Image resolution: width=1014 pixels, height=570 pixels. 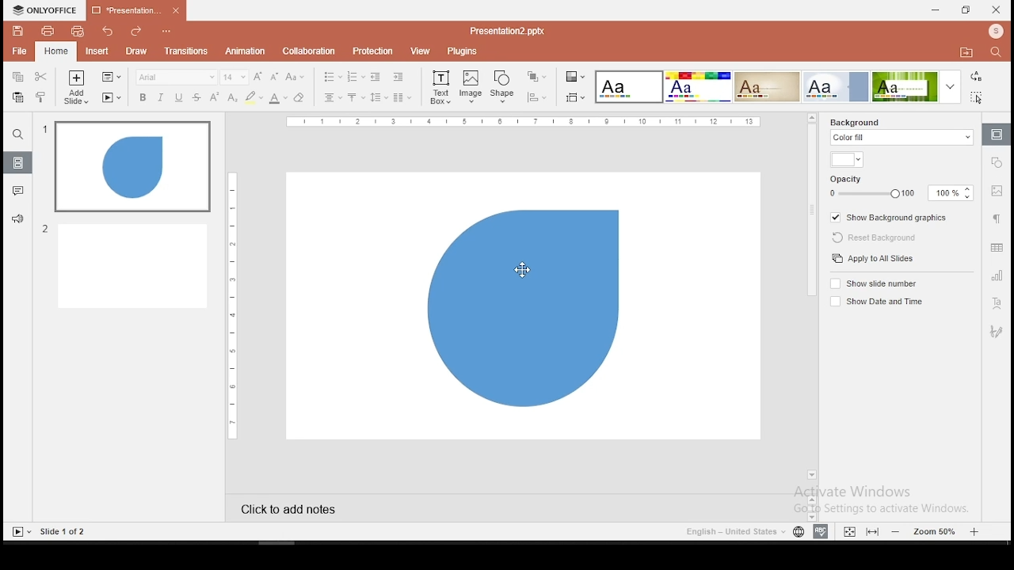 I want to click on horizontal scale, so click(x=526, y=121).